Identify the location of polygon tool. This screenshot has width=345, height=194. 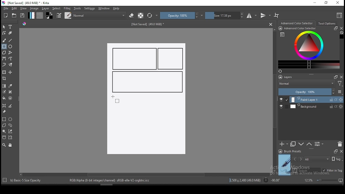
(4, 53).